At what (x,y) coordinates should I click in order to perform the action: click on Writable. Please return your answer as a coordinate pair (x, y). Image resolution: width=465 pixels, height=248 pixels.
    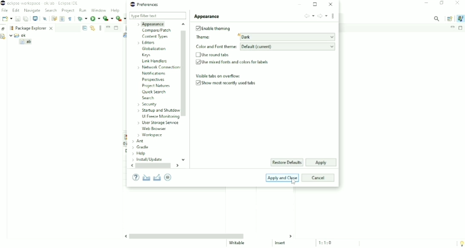
    Looking at the image, I should click on (238, 243).